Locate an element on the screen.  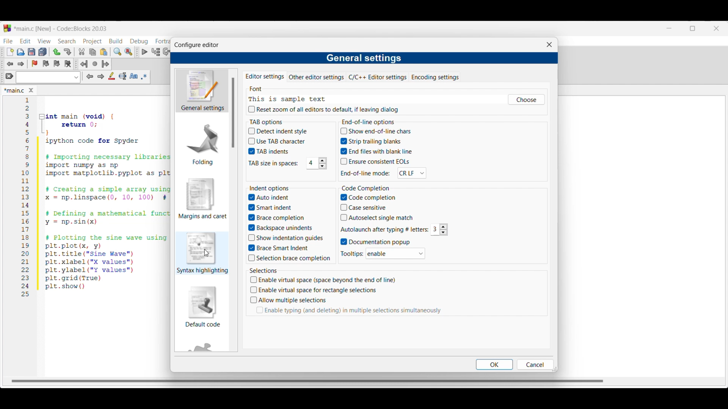
Minimize  is located at coordinates (669, 28).